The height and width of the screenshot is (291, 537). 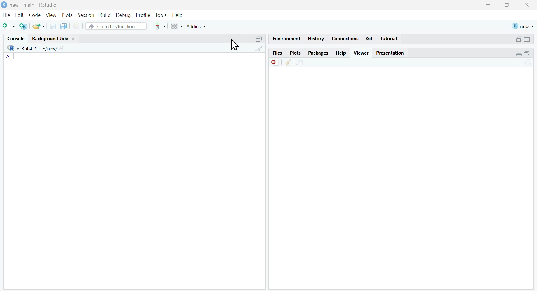 I want to click on edit, so click(x=20, y=15).